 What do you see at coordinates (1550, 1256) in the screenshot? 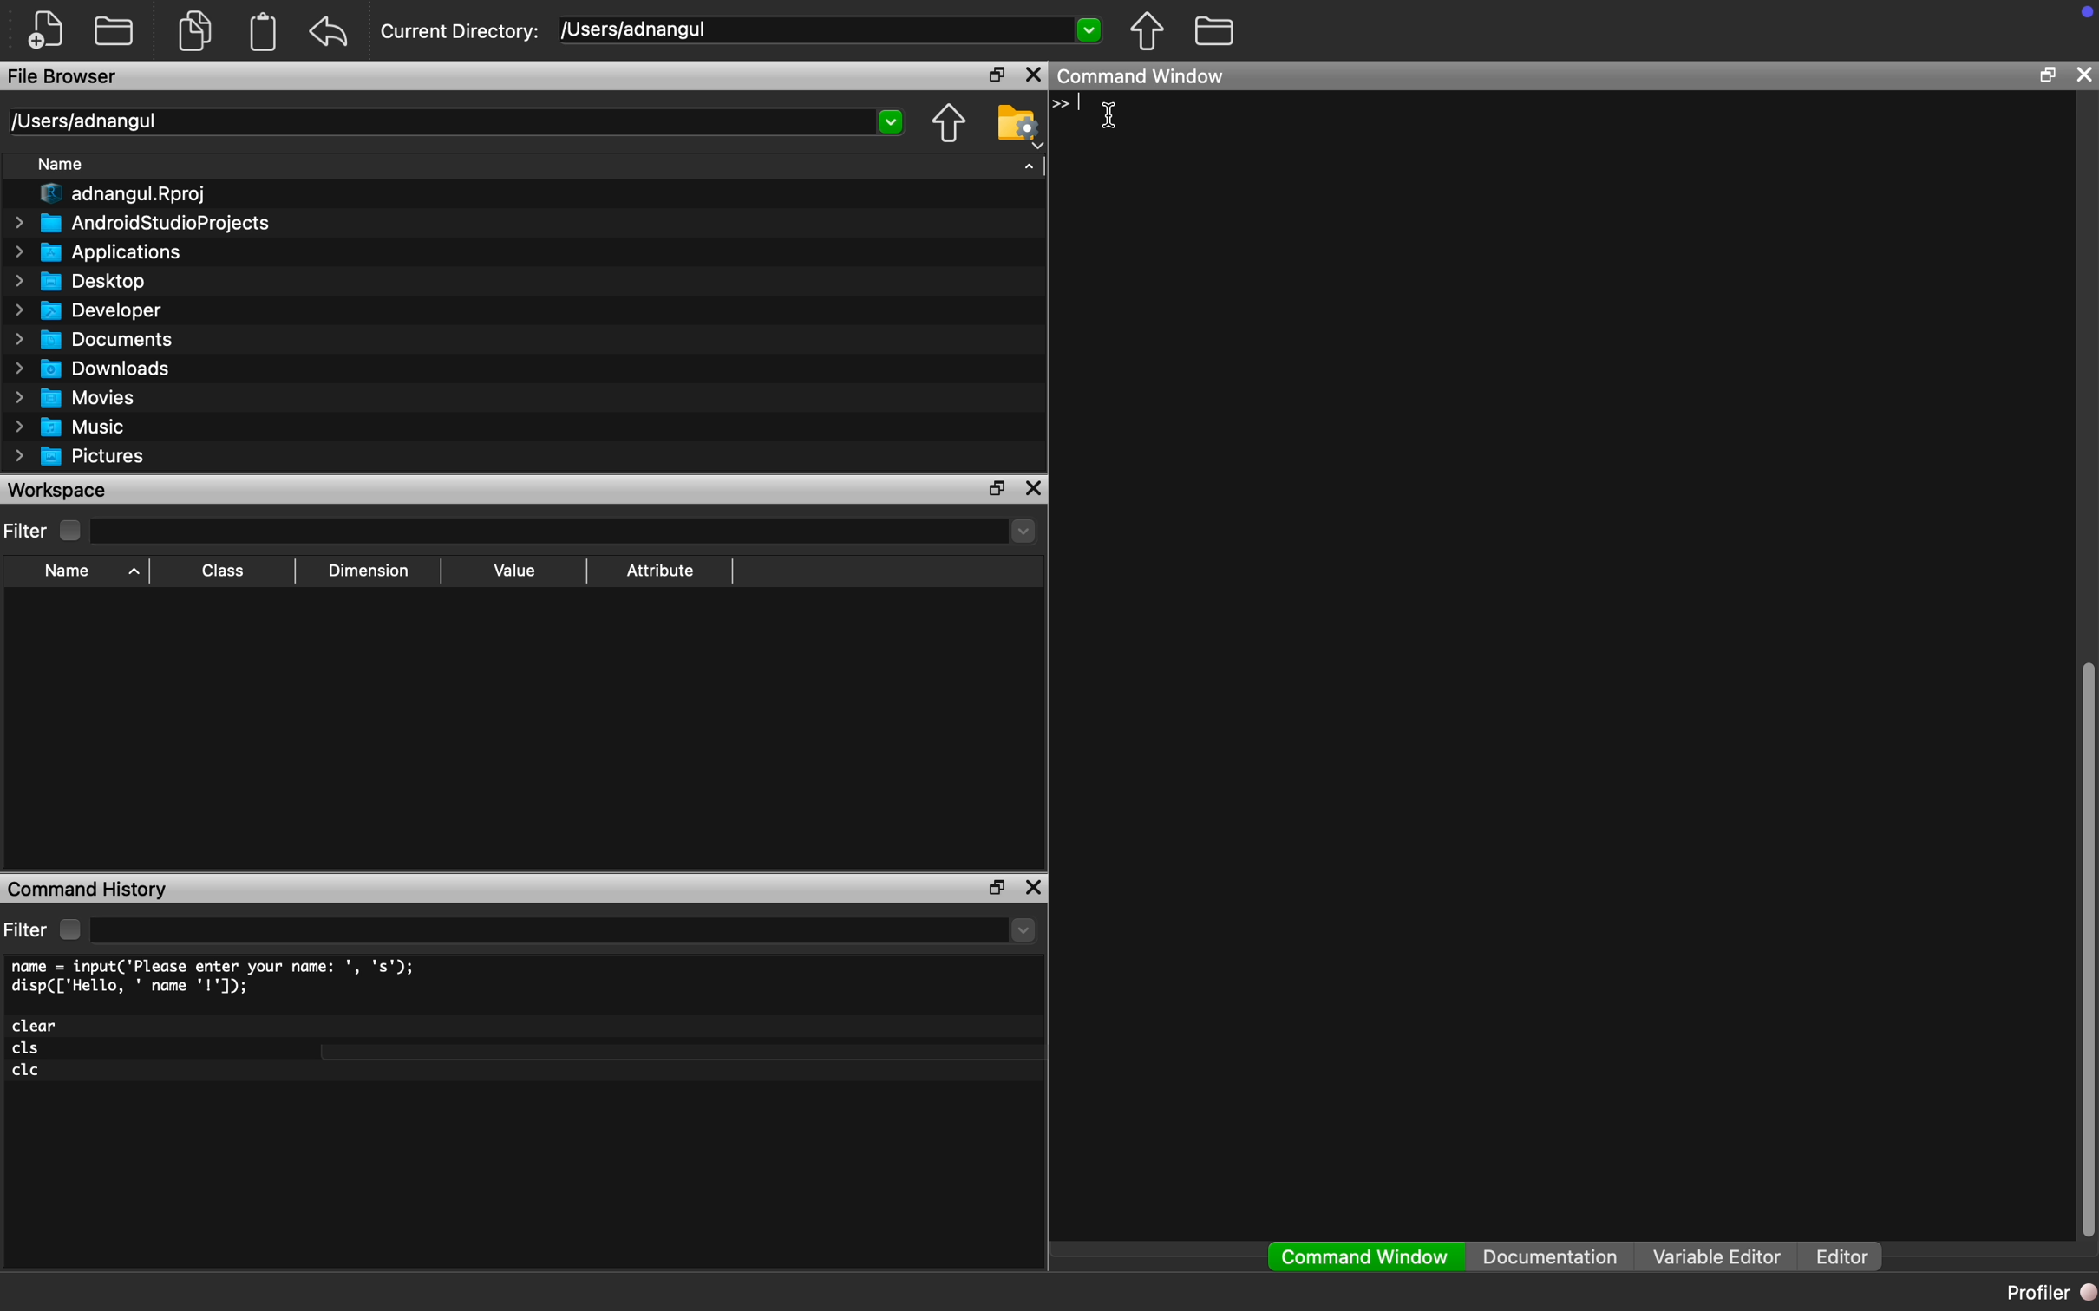
I see `Documentation` at bounding box center [1550, 1256].